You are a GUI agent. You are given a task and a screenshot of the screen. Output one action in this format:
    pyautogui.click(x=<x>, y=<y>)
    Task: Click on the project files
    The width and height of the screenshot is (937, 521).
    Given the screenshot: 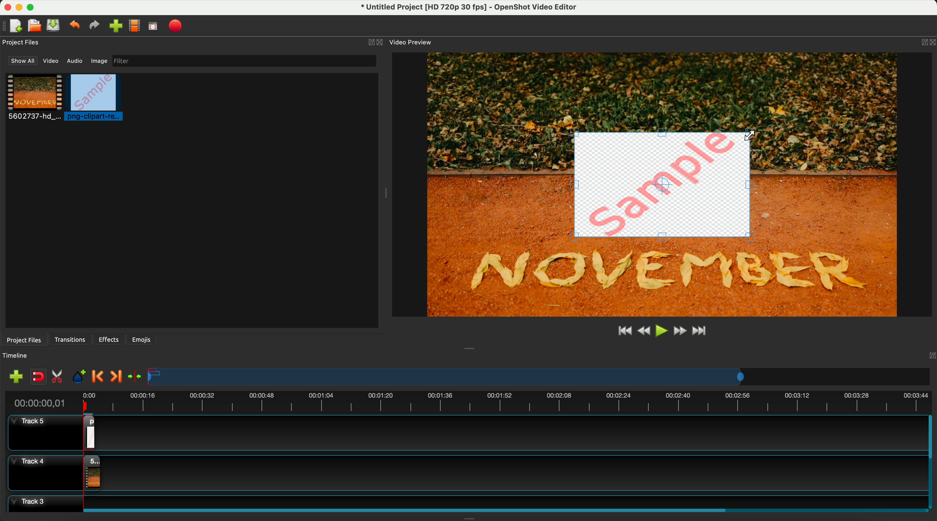 What is the action you would take?
    pyautogui.click(x=23, y=339)
    